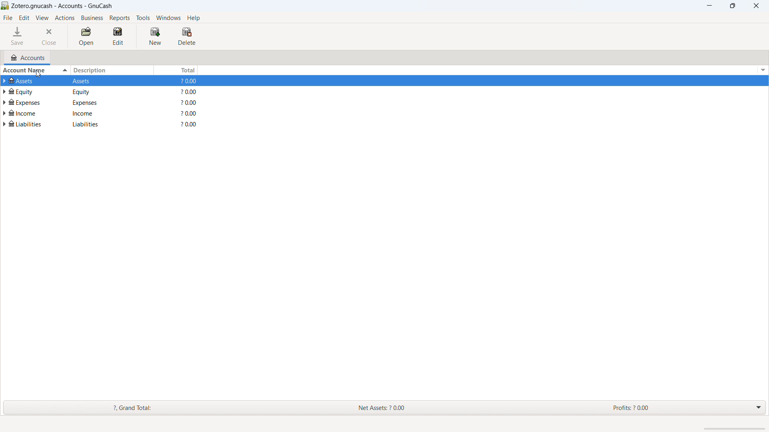 This screenshot has width=769, height=432. What do you see at coordinates (187, 36) in the screenshot?
I see `delete` at bounding box center [187, 36].